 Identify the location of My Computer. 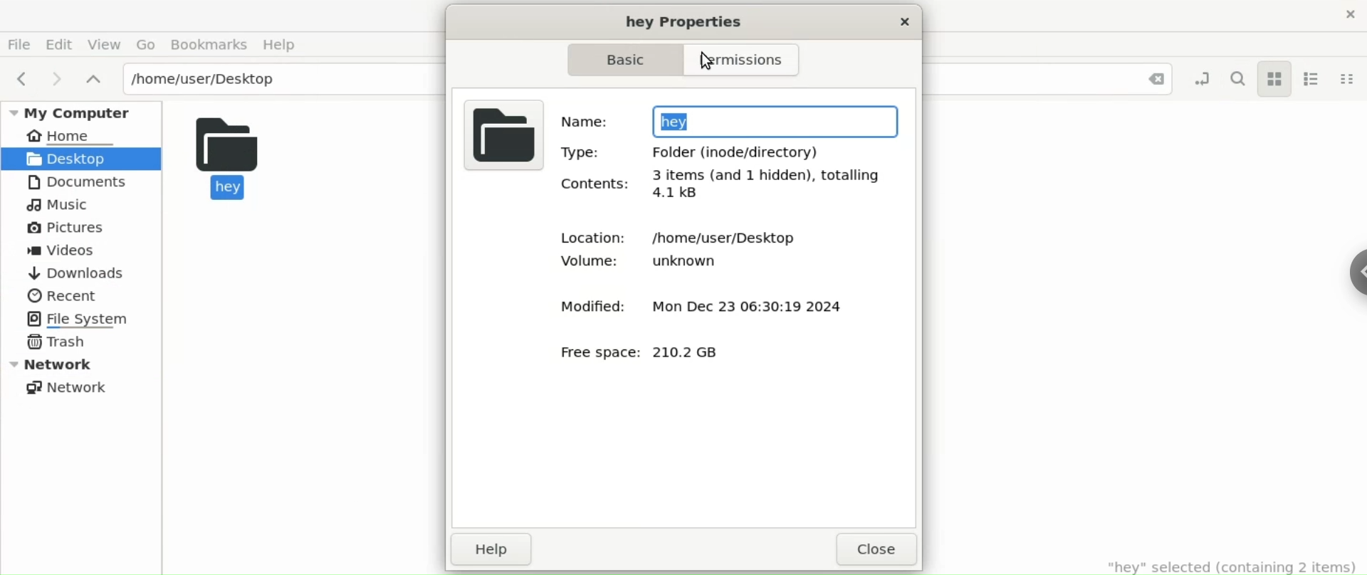
(79, 110).